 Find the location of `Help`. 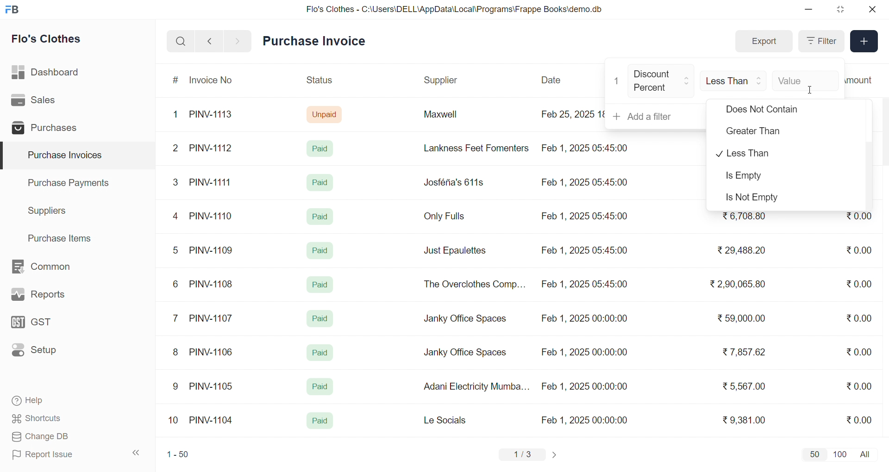

Help is located at coordinates (57, 401).